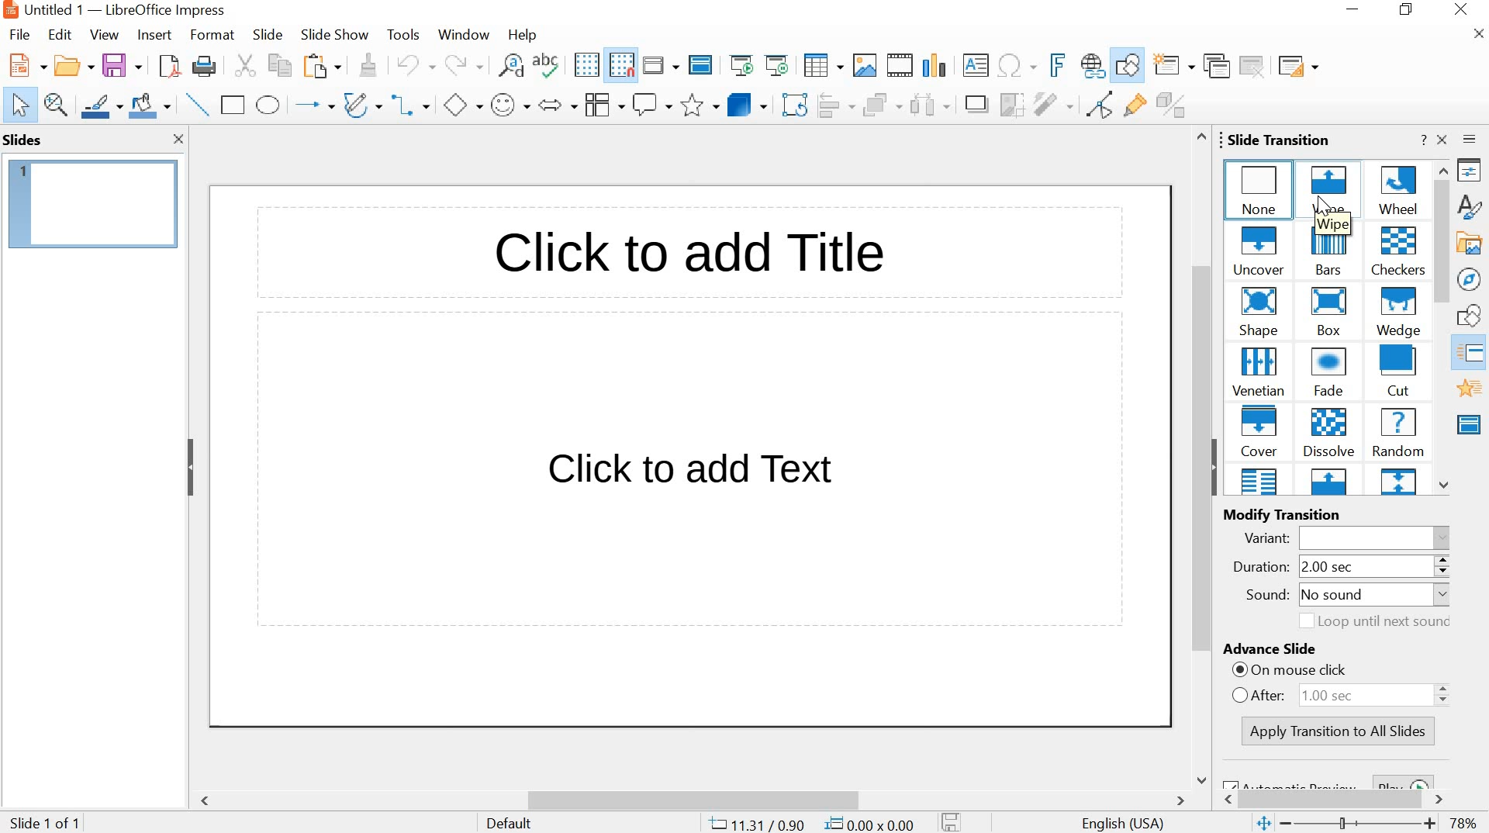 Image resolution: width=1489 pixels, height=833 pixels. I want to click on Display views, so click(662, 64).